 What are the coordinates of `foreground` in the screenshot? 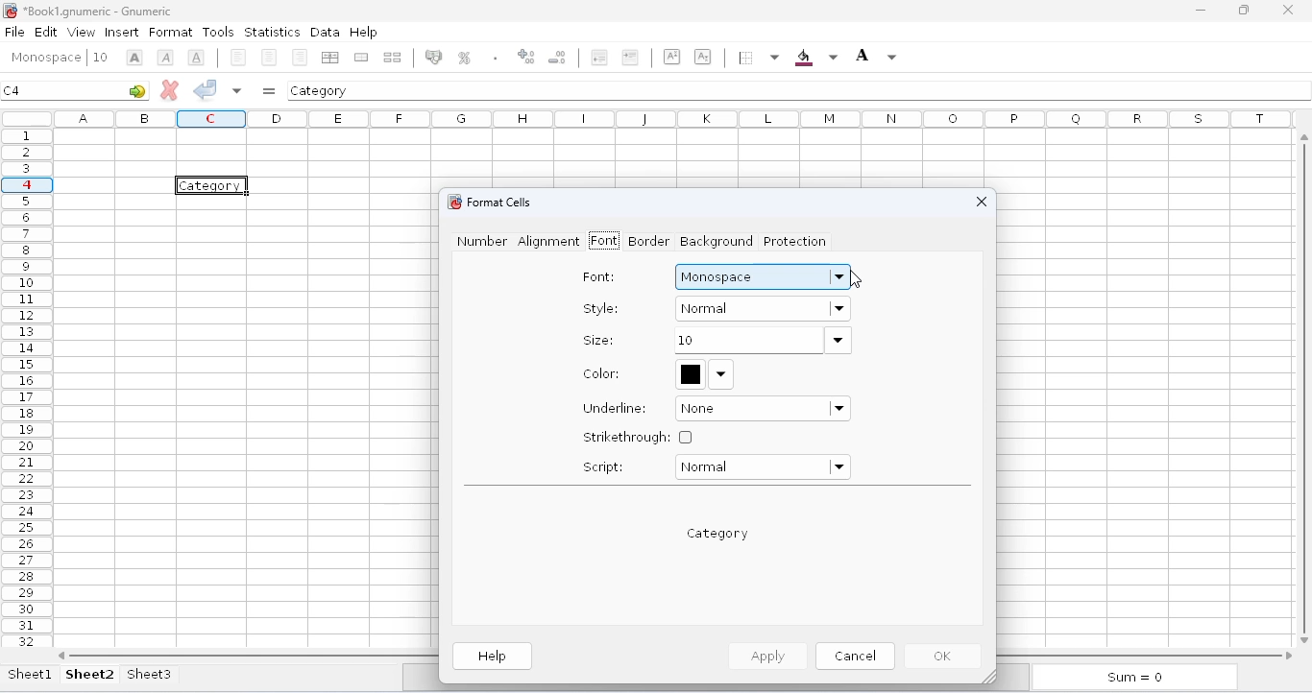 It's located at (876, 56).